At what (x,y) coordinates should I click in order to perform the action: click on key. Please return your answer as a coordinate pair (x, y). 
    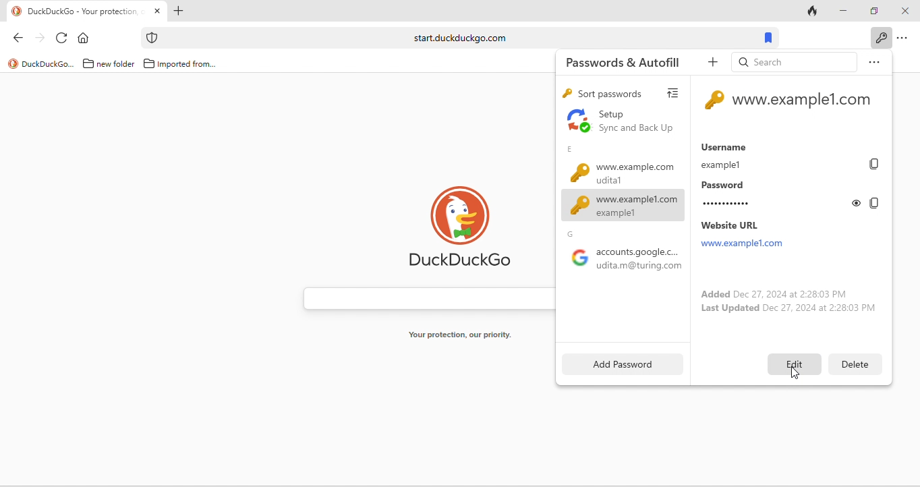
    Looking at the image, I should click on (566, 94).